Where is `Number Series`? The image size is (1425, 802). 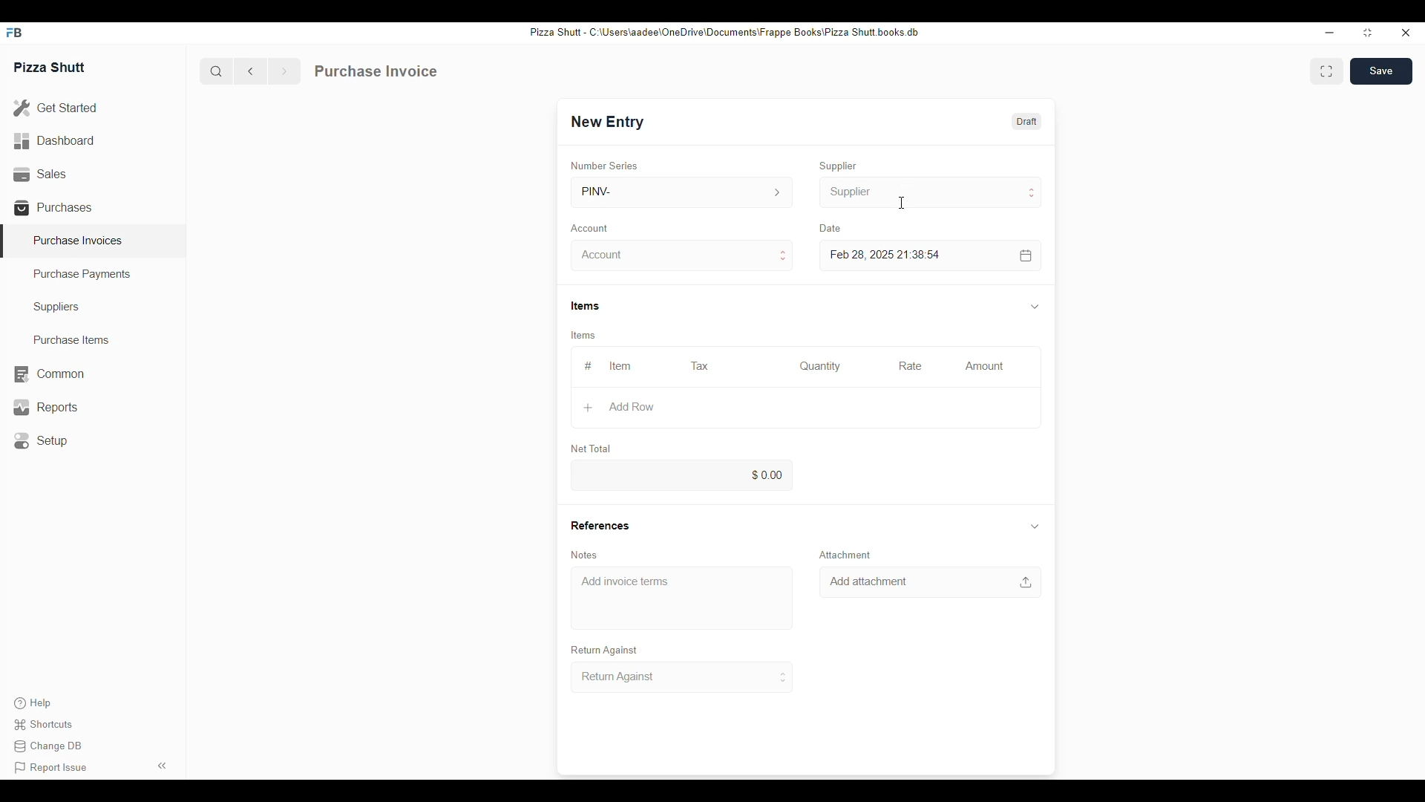 Number Series is located at coordinates (604, 165).